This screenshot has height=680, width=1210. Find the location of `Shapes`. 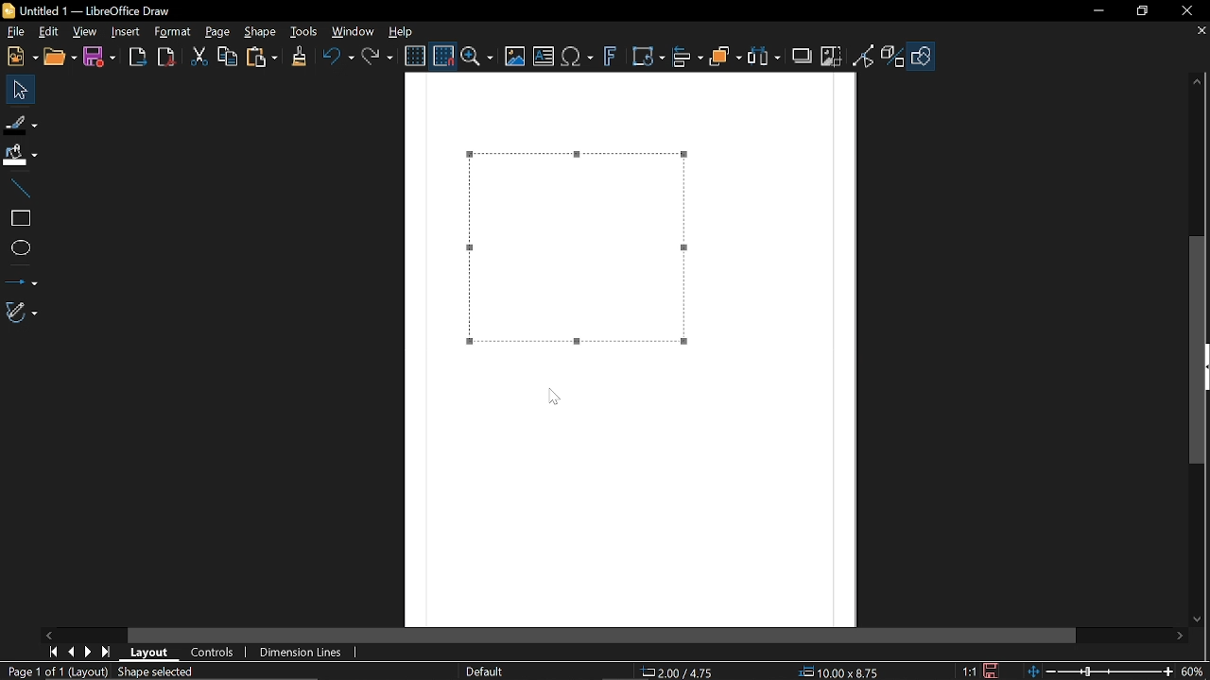

Shapes is located at coordinates (921, 58).